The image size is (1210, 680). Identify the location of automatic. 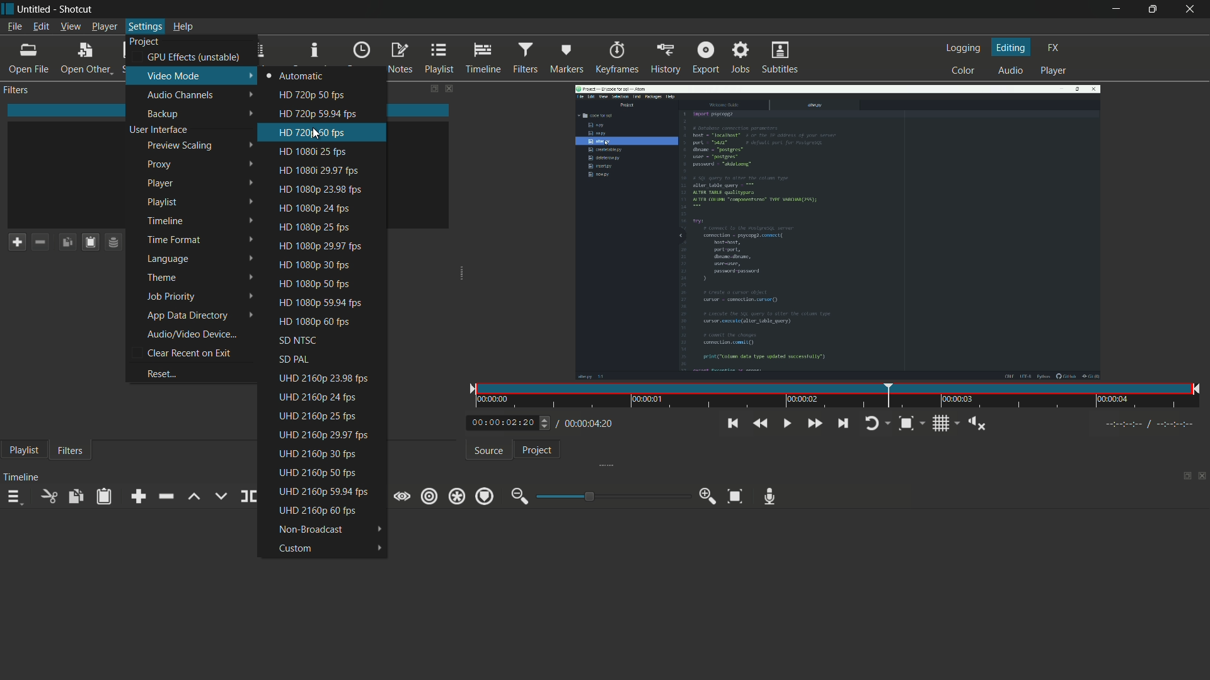
(330, 77).